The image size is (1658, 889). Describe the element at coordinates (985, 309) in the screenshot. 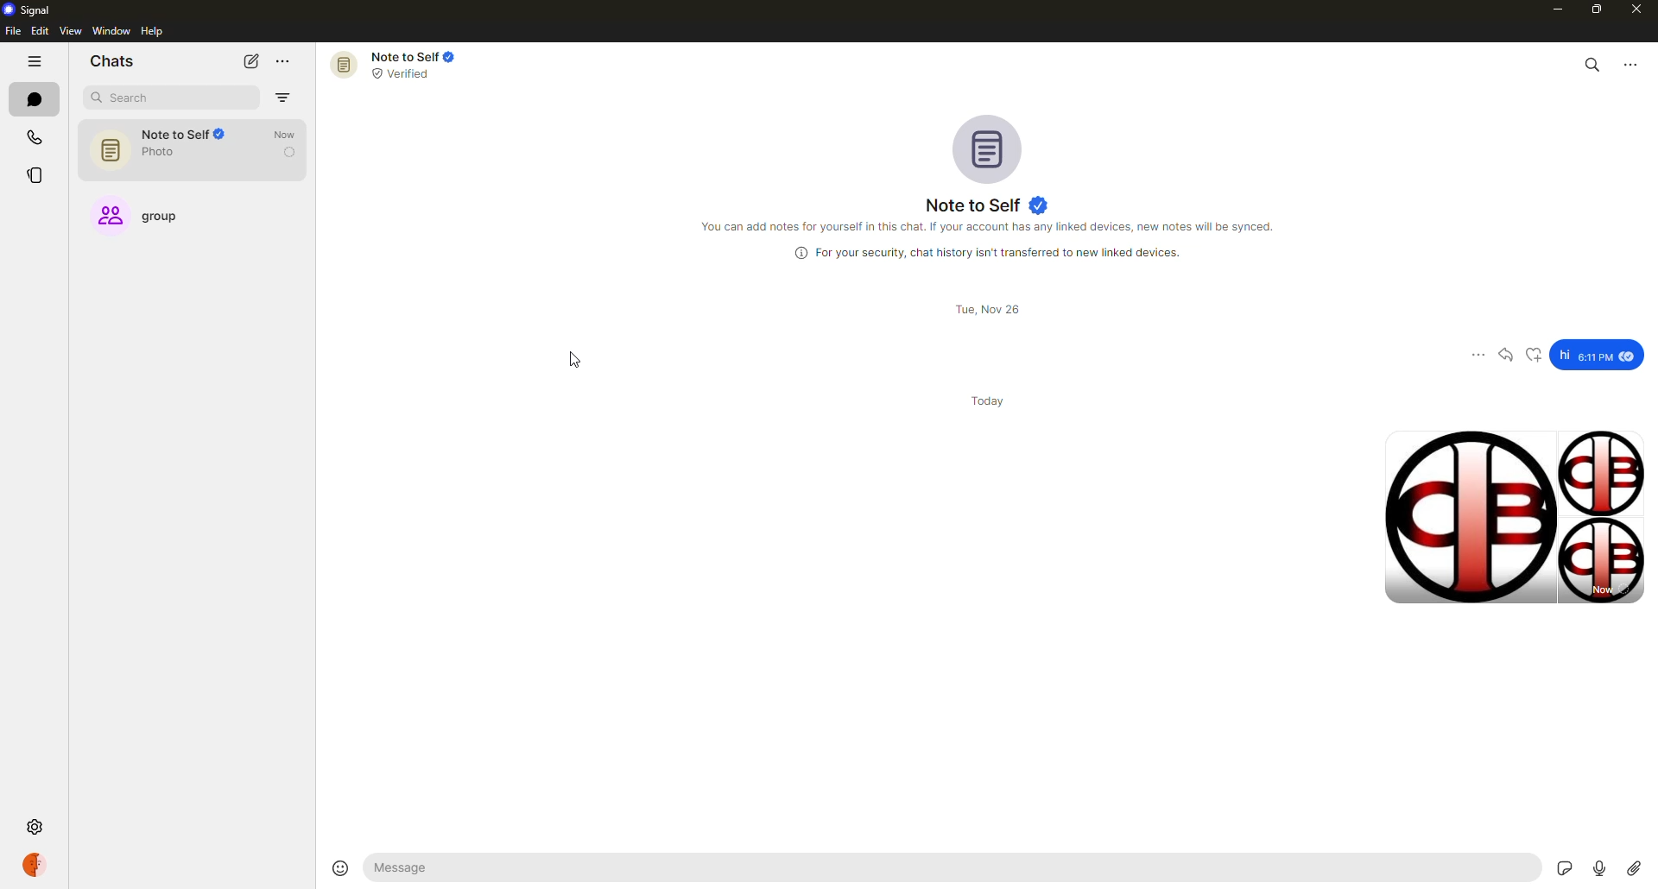

I see `date` at that location.